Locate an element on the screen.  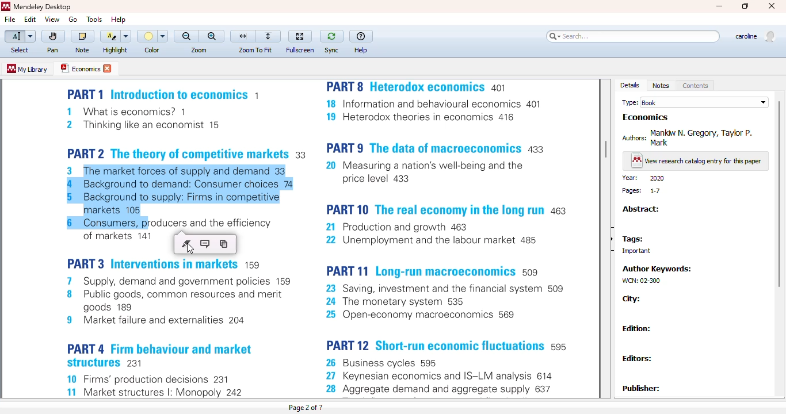
vertical scroll bar is located at coordinates (777, 194).